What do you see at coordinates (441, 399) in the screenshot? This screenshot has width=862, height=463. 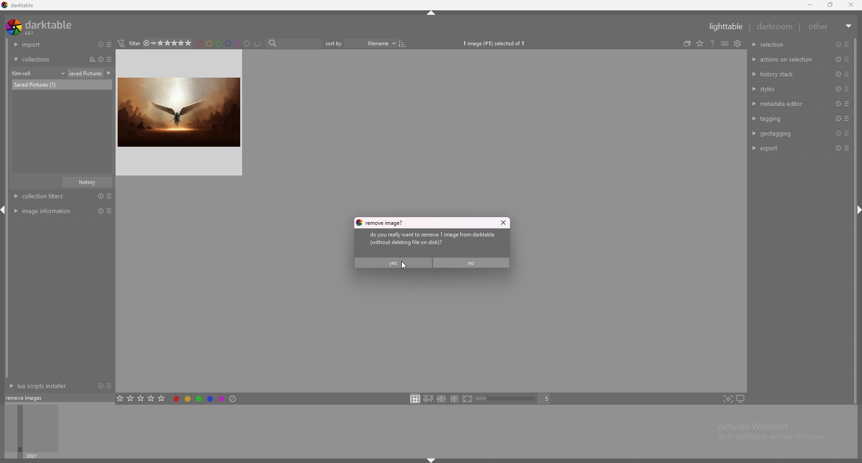 I see `enter culling layout in fixed mode` at bounding box center [441, 399].